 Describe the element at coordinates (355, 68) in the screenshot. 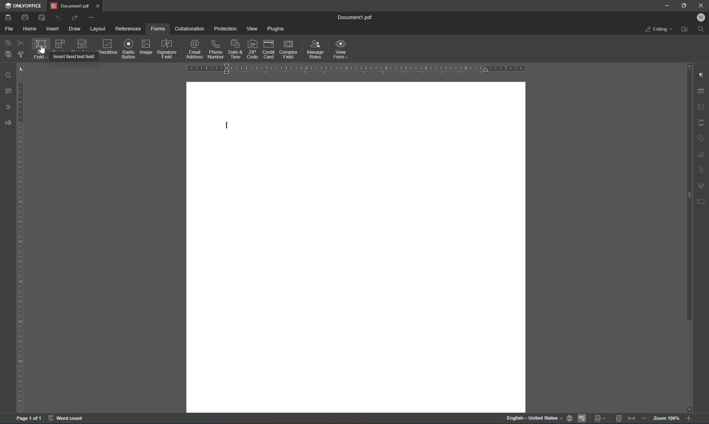

I see `ruler` at that location.